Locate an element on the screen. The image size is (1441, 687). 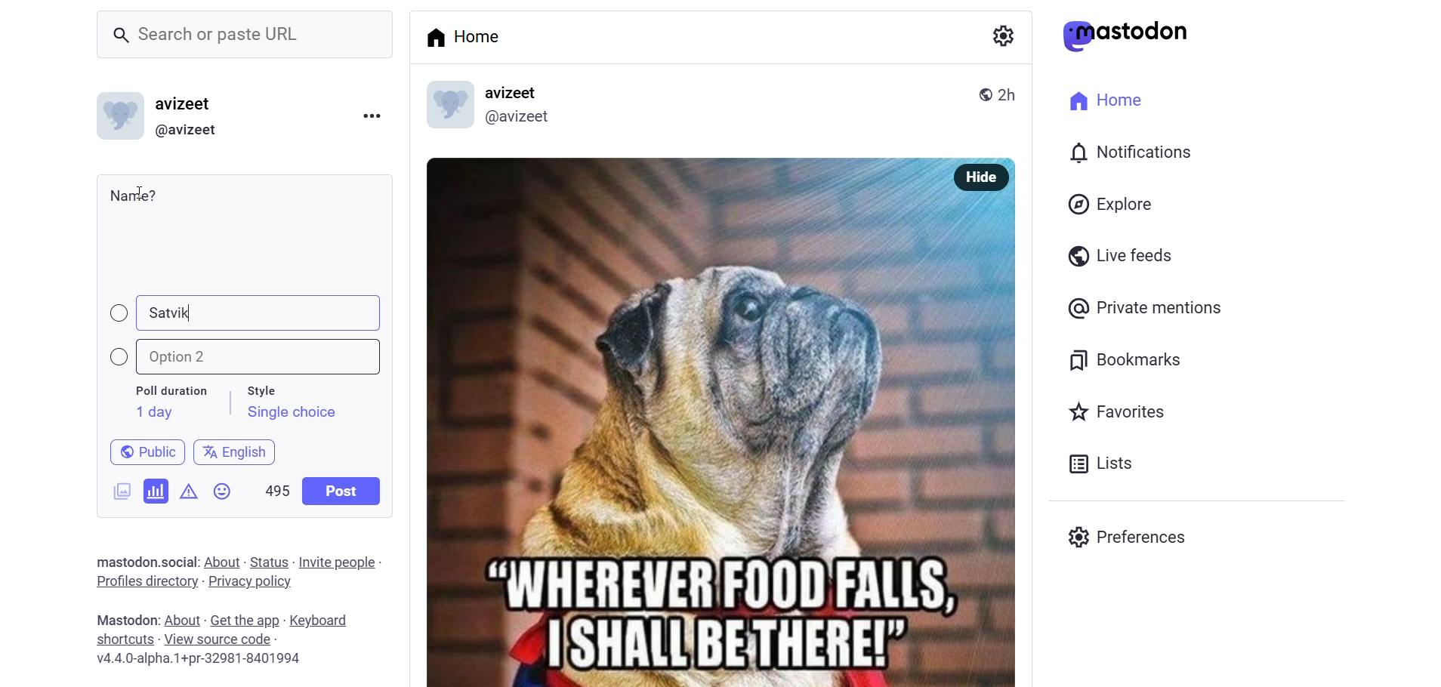
setting is located at coordinates (1001, 35).